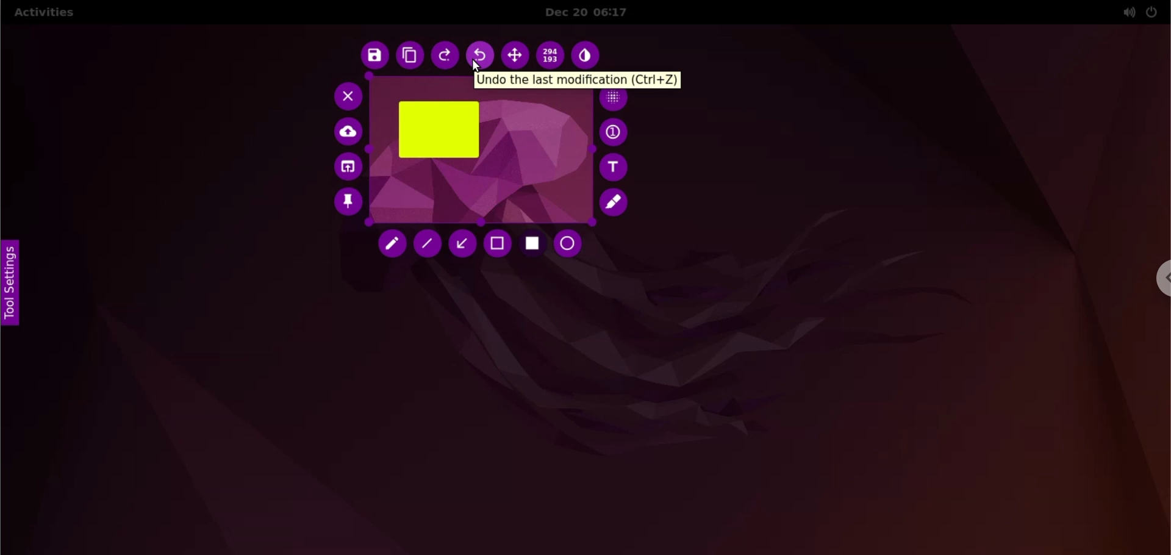  Describe the element at coordinates (571, 244) in the screenshot. I see `circle tool` at that location.